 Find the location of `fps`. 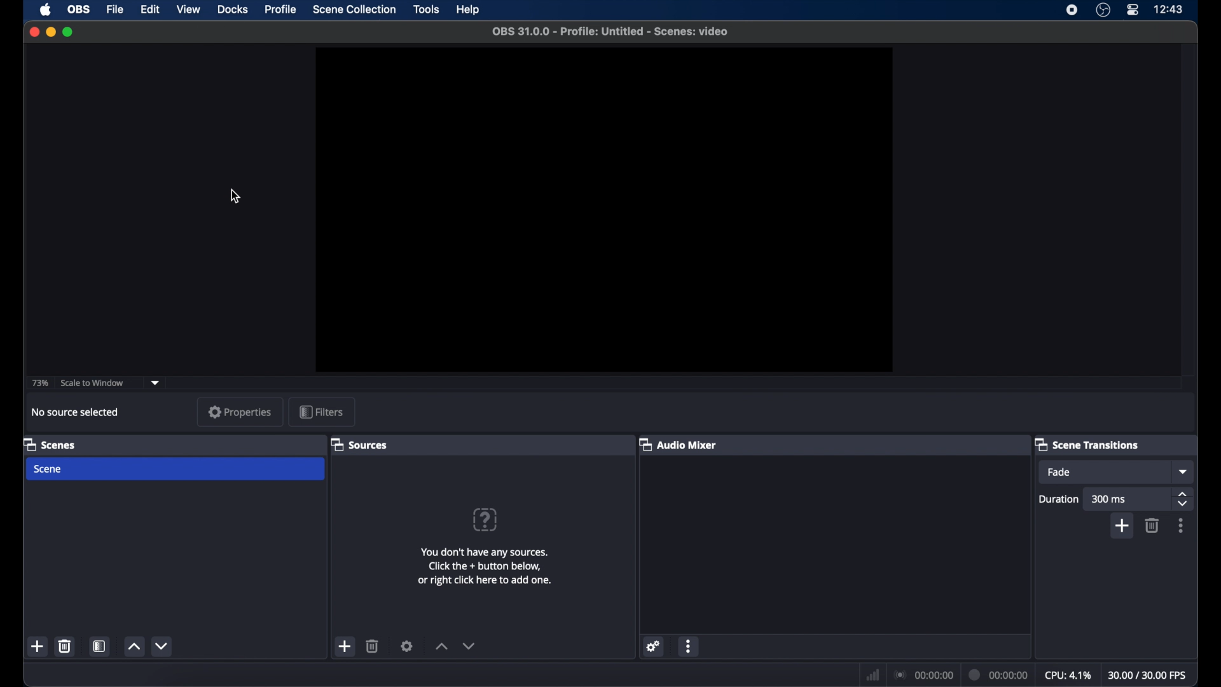

fps is located at coordinates (1148, 675).